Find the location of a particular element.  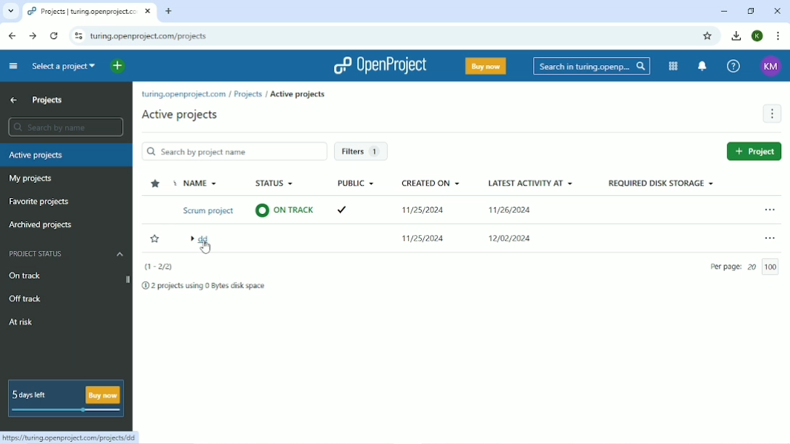

To notification center is located at coordinates (702, 66).